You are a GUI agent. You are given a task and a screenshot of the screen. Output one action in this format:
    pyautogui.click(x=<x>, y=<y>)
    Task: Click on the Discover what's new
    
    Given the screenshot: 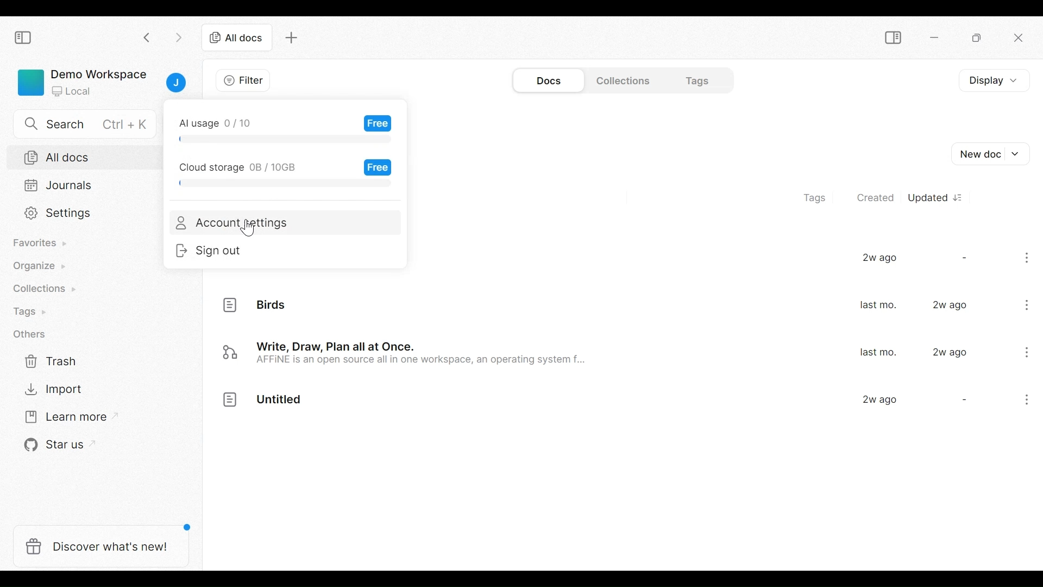 What is the action you would take?
    pyautogui.click(x=100, y=547)
    